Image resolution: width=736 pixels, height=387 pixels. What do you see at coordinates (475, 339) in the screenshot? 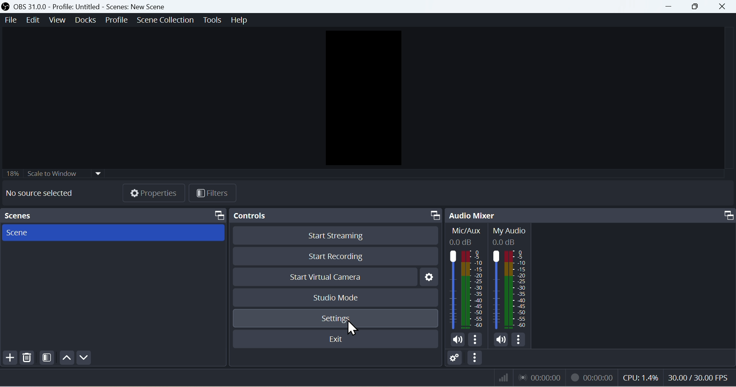
I see `more` at bounding box center [475, 339].